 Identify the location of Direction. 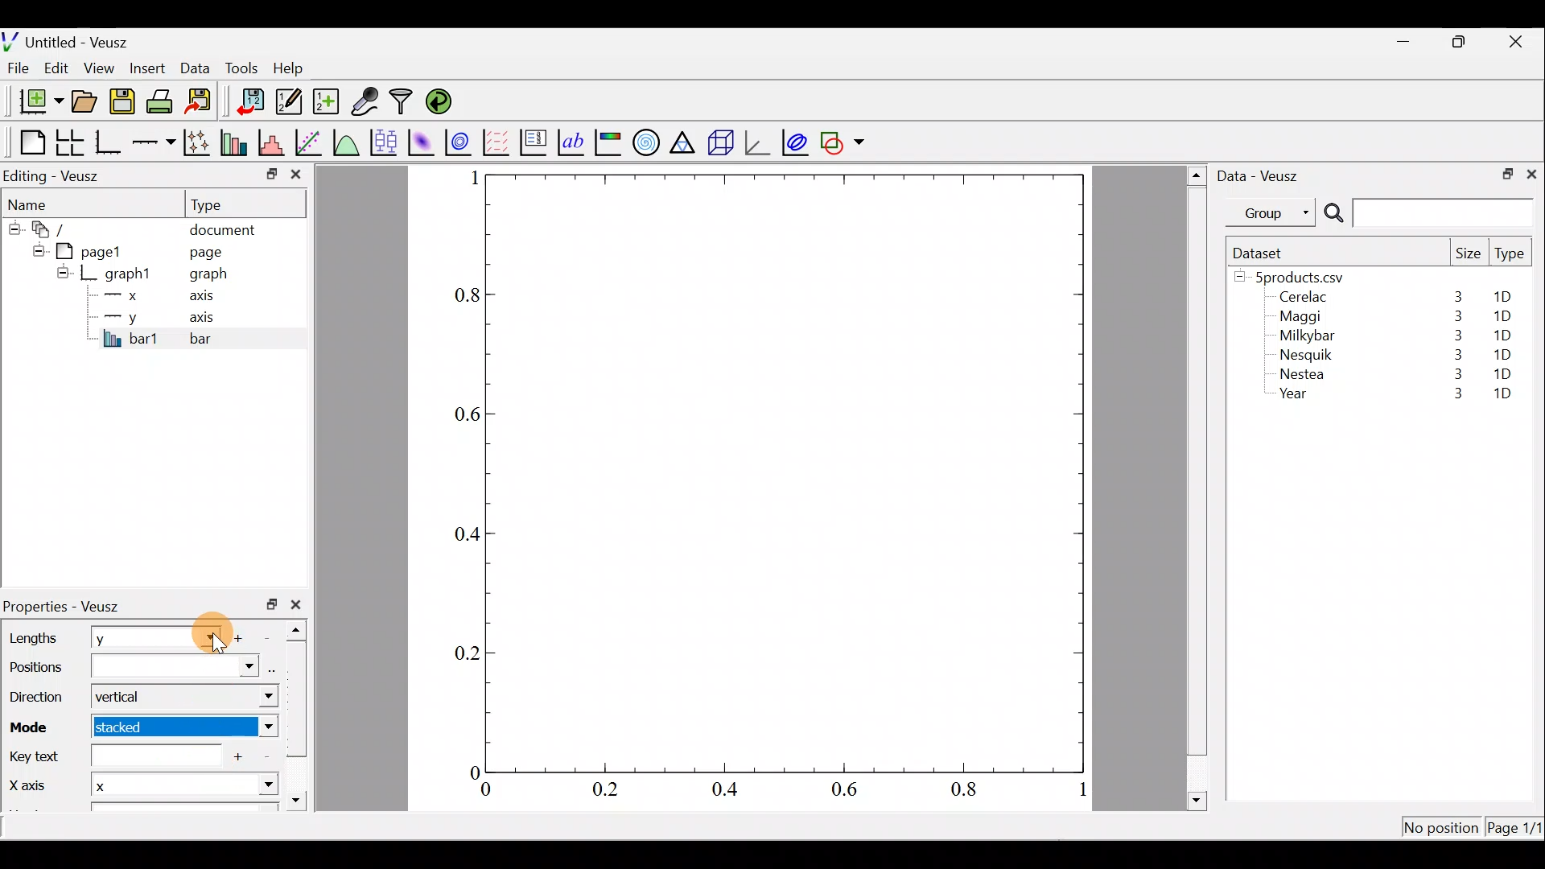
(40, 699).